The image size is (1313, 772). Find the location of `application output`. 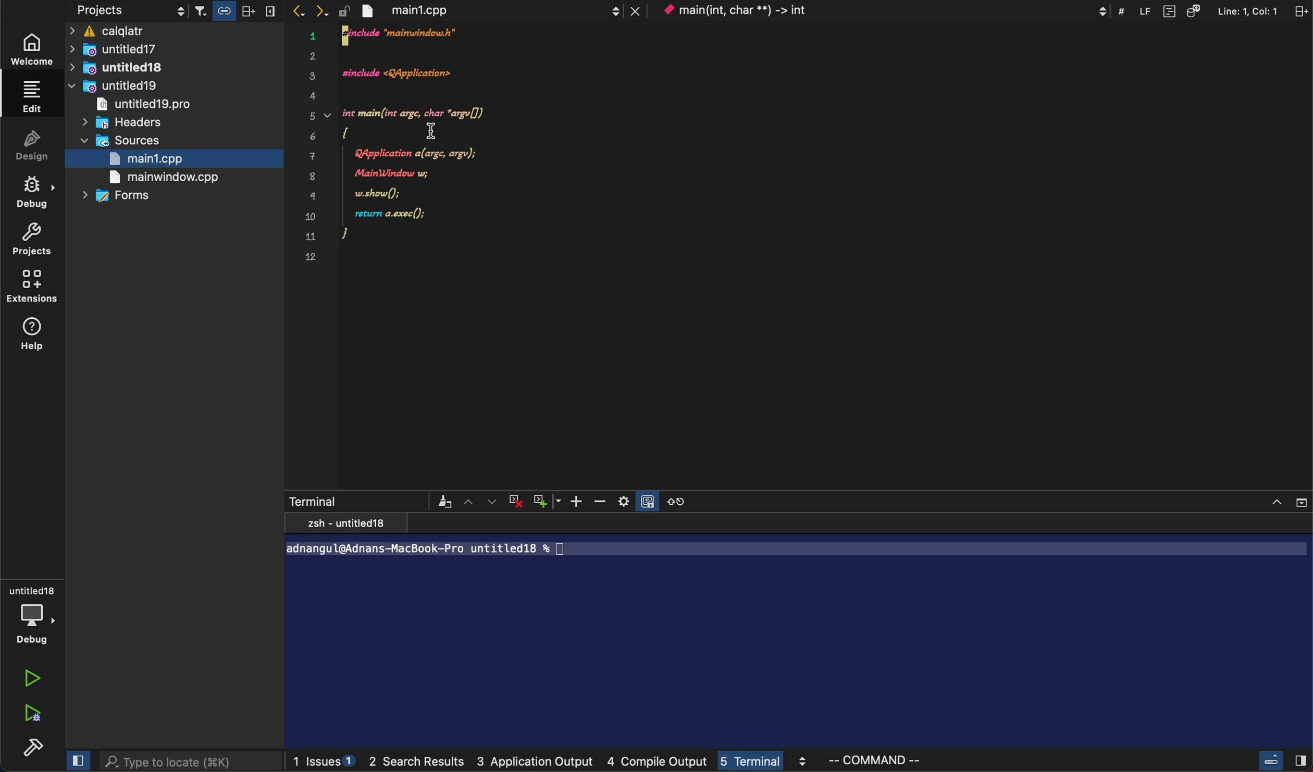

application output is located at coordinates (535, 763).